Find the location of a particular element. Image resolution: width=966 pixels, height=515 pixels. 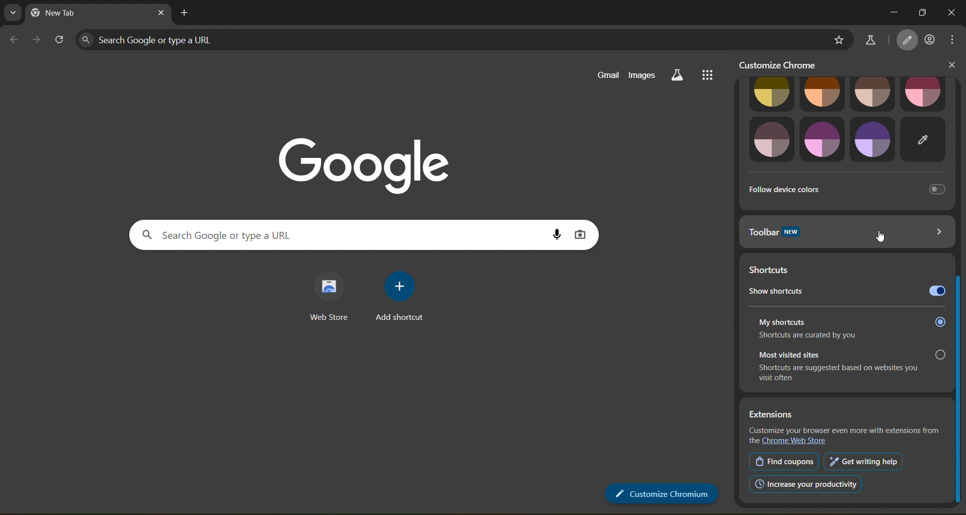

gmail is located at coordinates (607, 75).